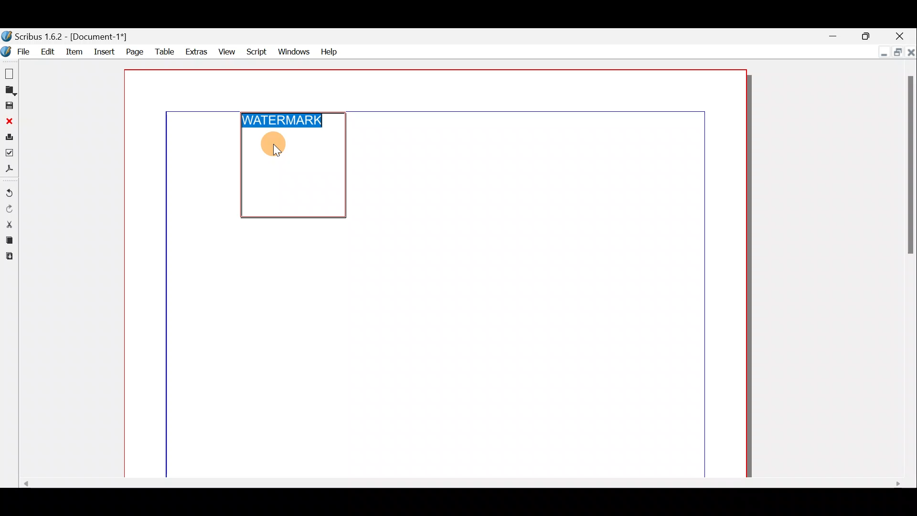 This screenshot has width=917, height=516. What do you see at coordinates (896, 51) in the screenshot?
I see `Maximise` at bounding box center [896, 51].